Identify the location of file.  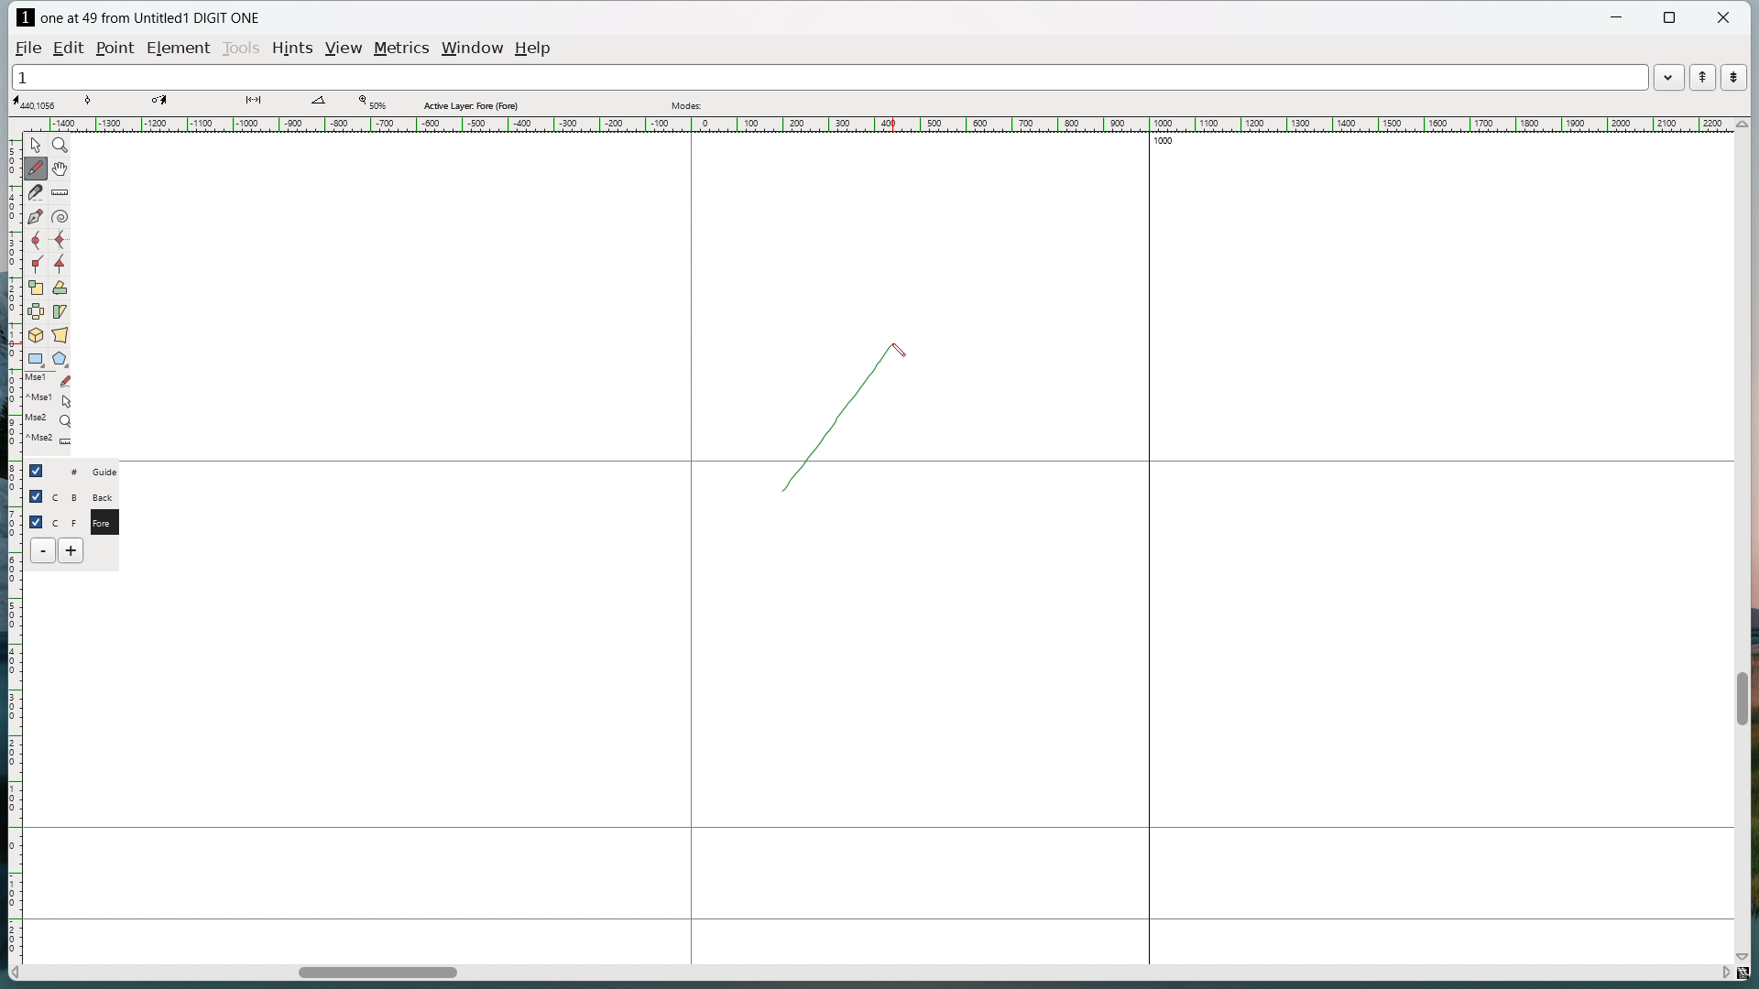
(28, 47).